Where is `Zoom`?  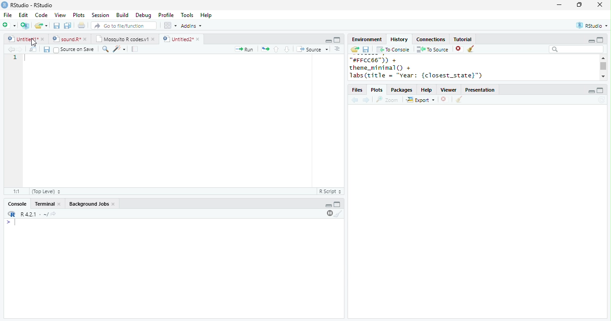
Zoom is located at coordinates (387, 100).